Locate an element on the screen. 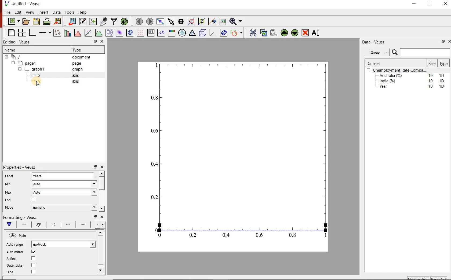 The height and width of the screenshot is (280, 451). minor ticks is located at coordinates (83, 224).